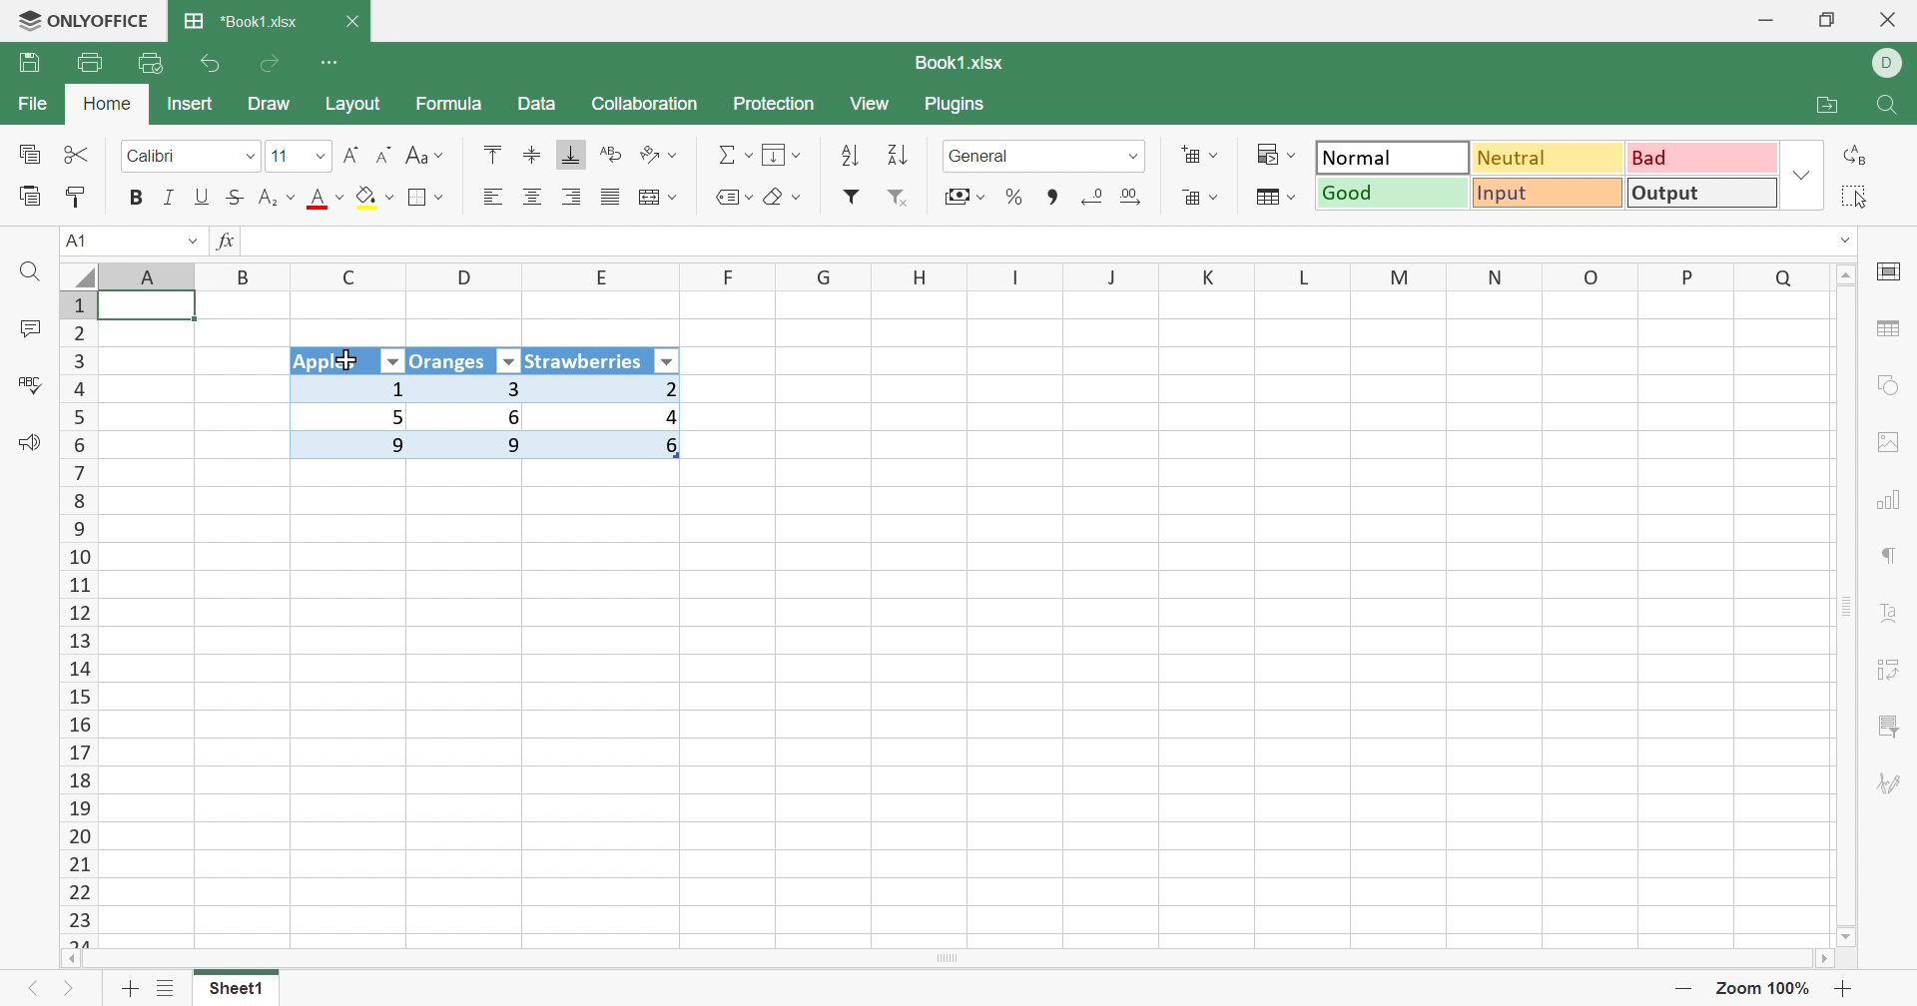 The width and height of the screenshot is (1917, 1006). I want to click on Scroll right, so click(1820, 959).